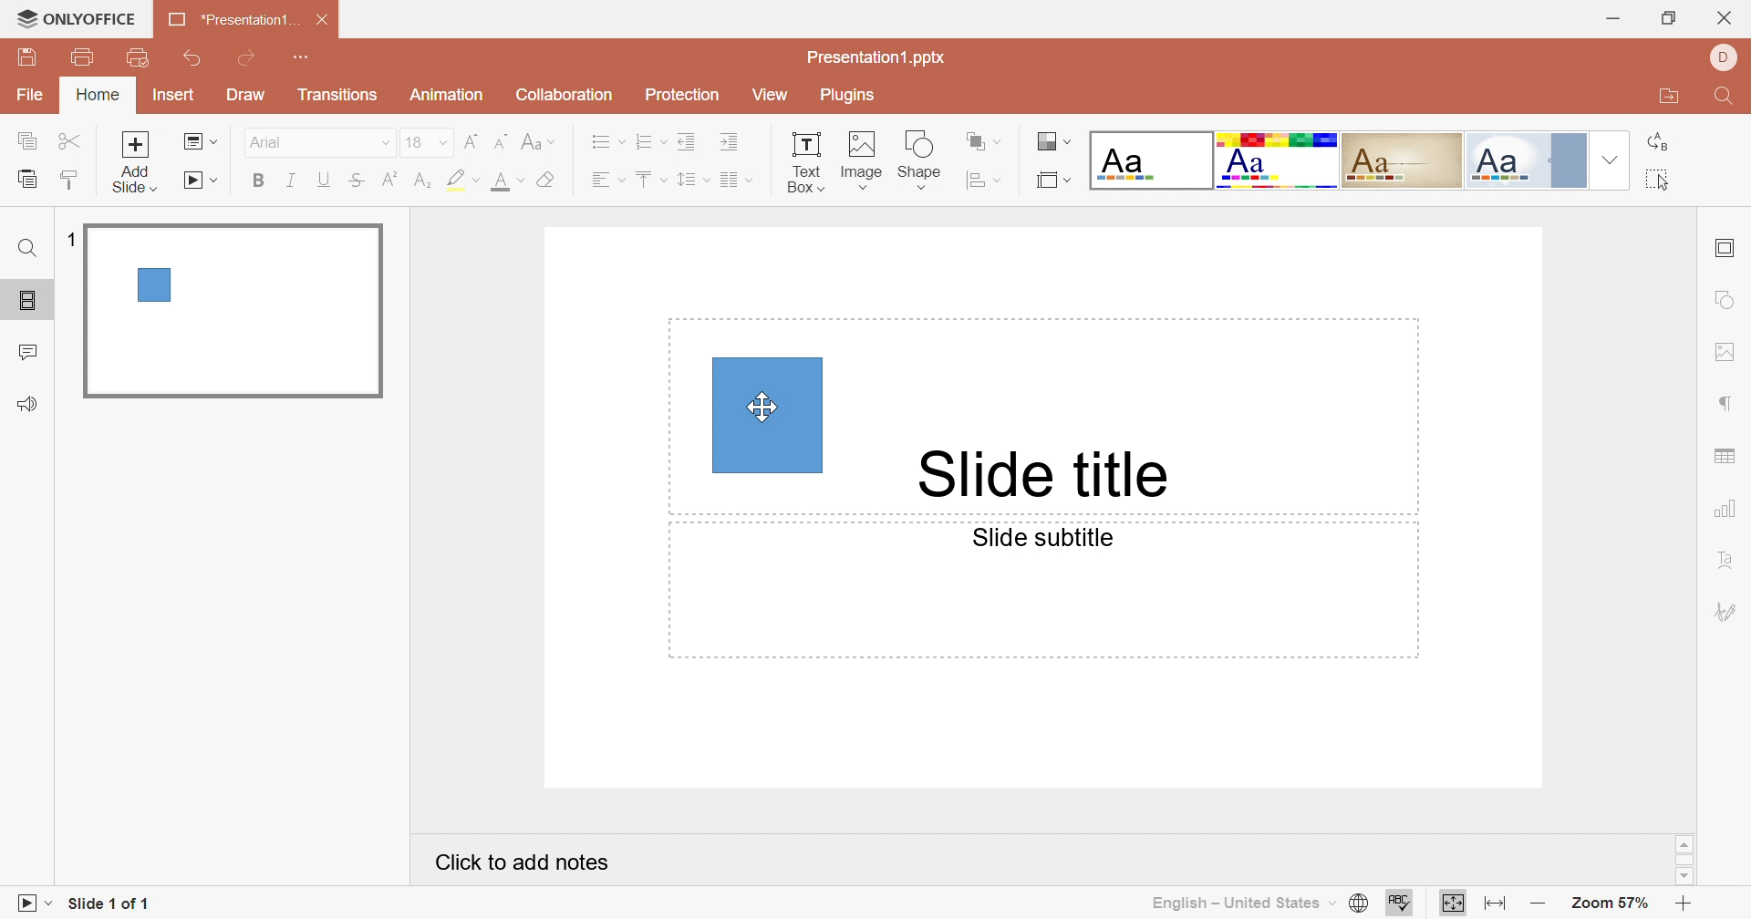  What do you see at coordinates (251, 98) in the screenshot?
I see `Draw` at bounding box center [251, 98].